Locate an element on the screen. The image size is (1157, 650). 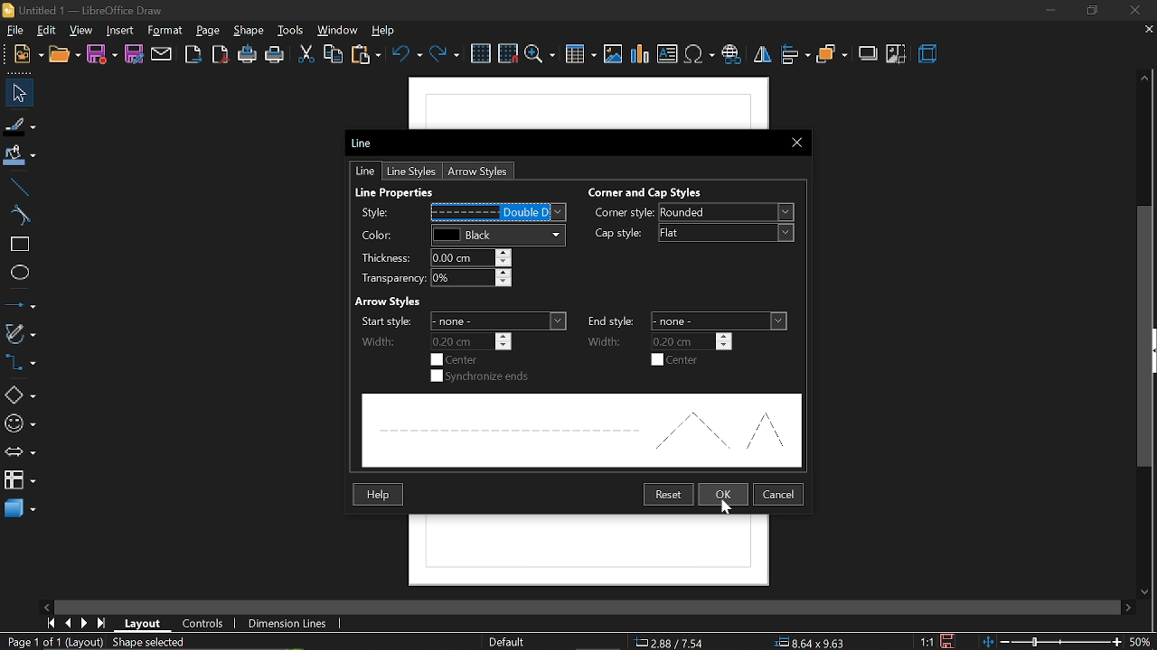
go to last page is located at coordinates (103, 624).